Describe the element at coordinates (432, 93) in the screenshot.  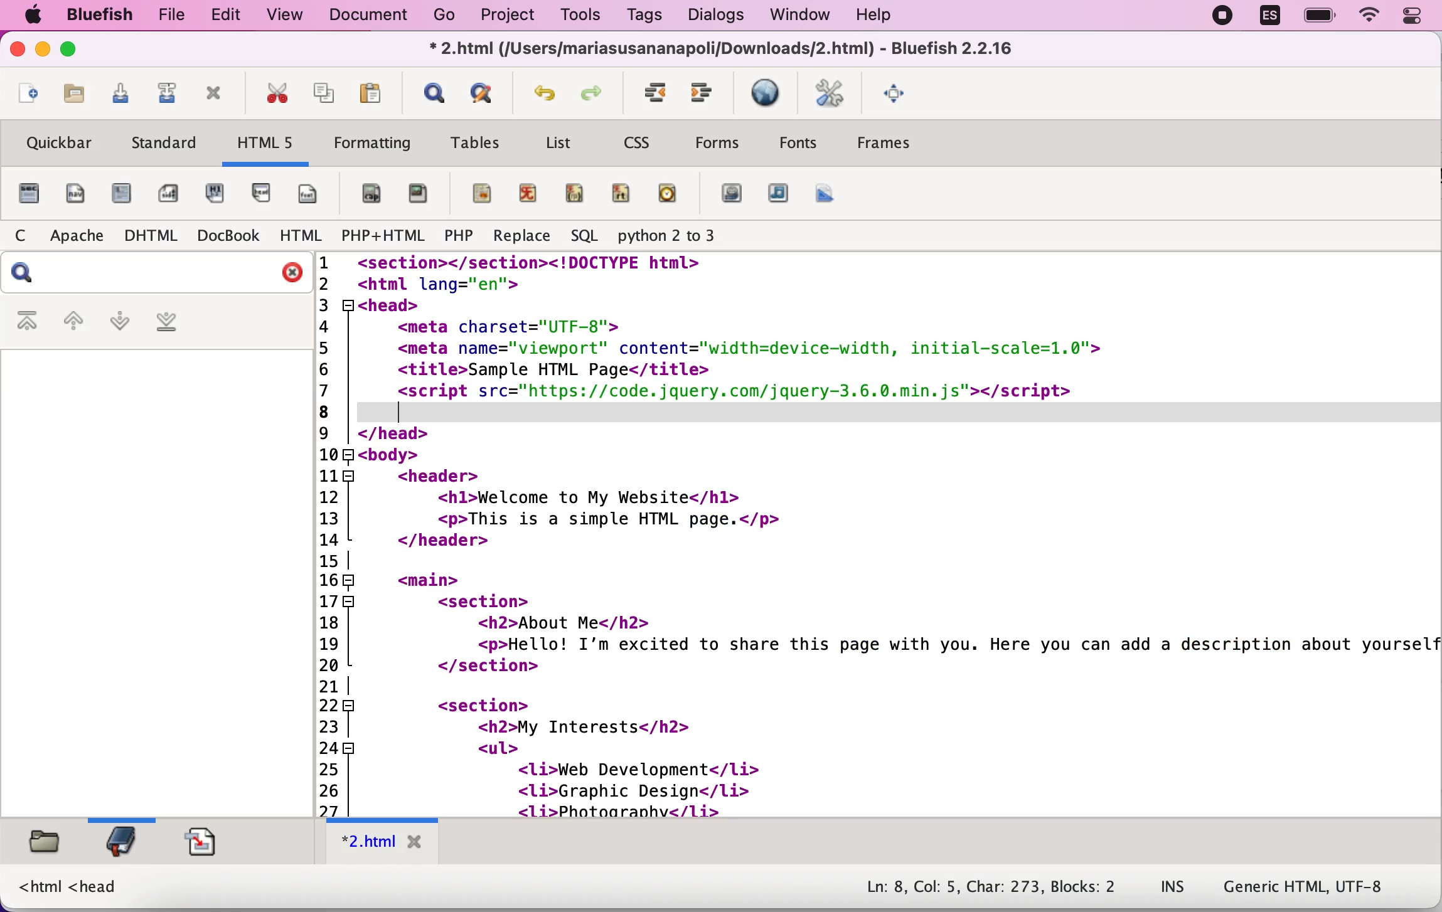
I see `show find bar` at that location.